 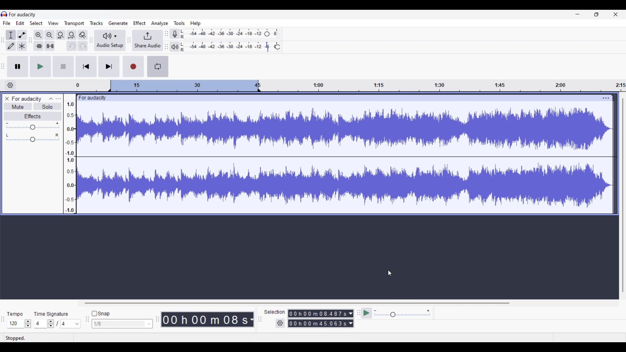 I want to click on Envelop tool, so click(x=22, y=35).